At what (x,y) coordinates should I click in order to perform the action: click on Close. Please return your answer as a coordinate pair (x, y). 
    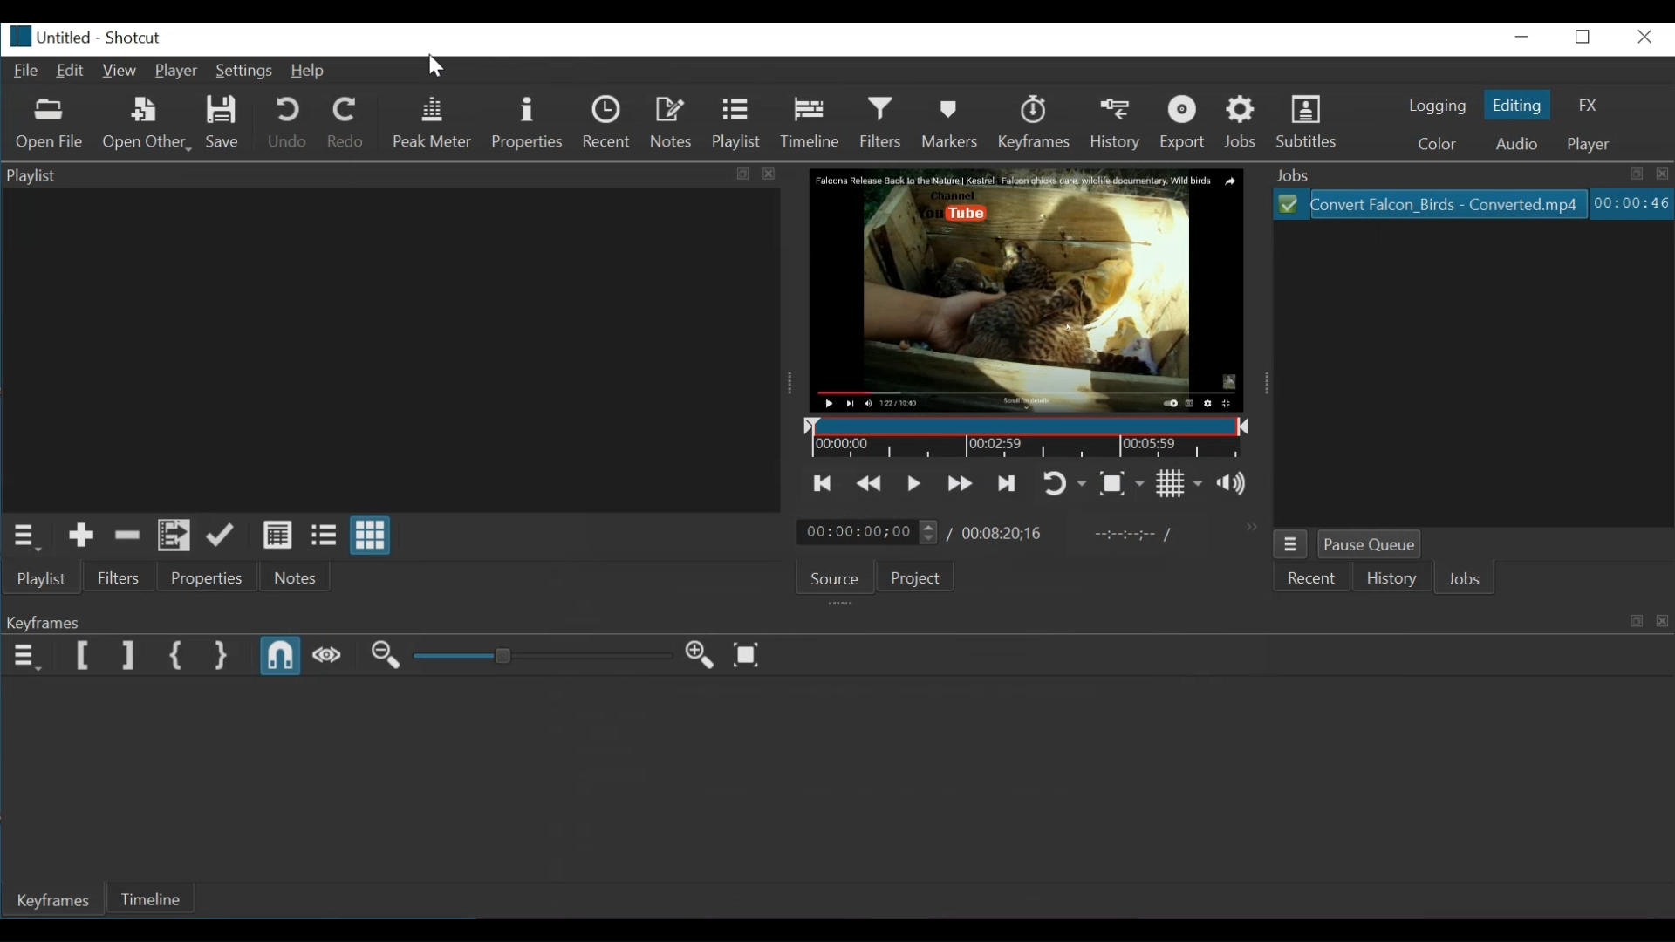
    Looking at the image, I should click on (1645, 38).